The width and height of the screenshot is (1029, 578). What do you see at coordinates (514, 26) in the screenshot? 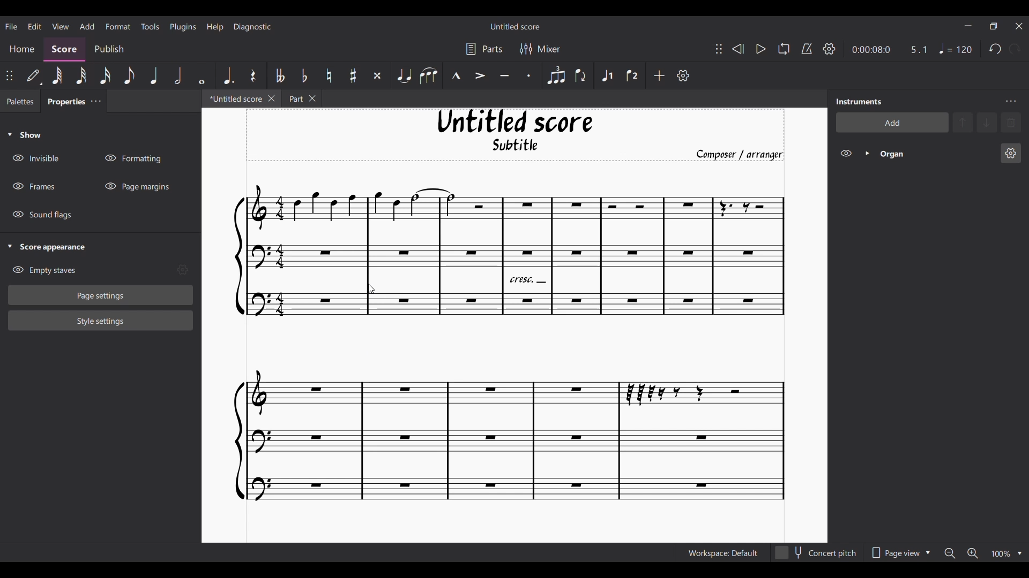
I see `Score title` at bounding box center [514, 26].